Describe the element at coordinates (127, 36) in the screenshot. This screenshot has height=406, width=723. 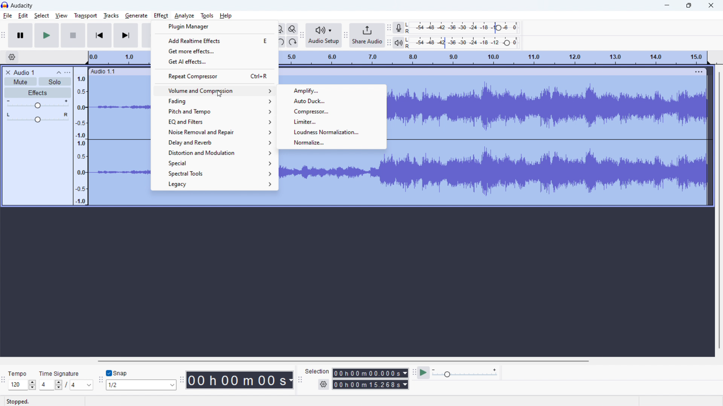
I see `skip to end` at that location.